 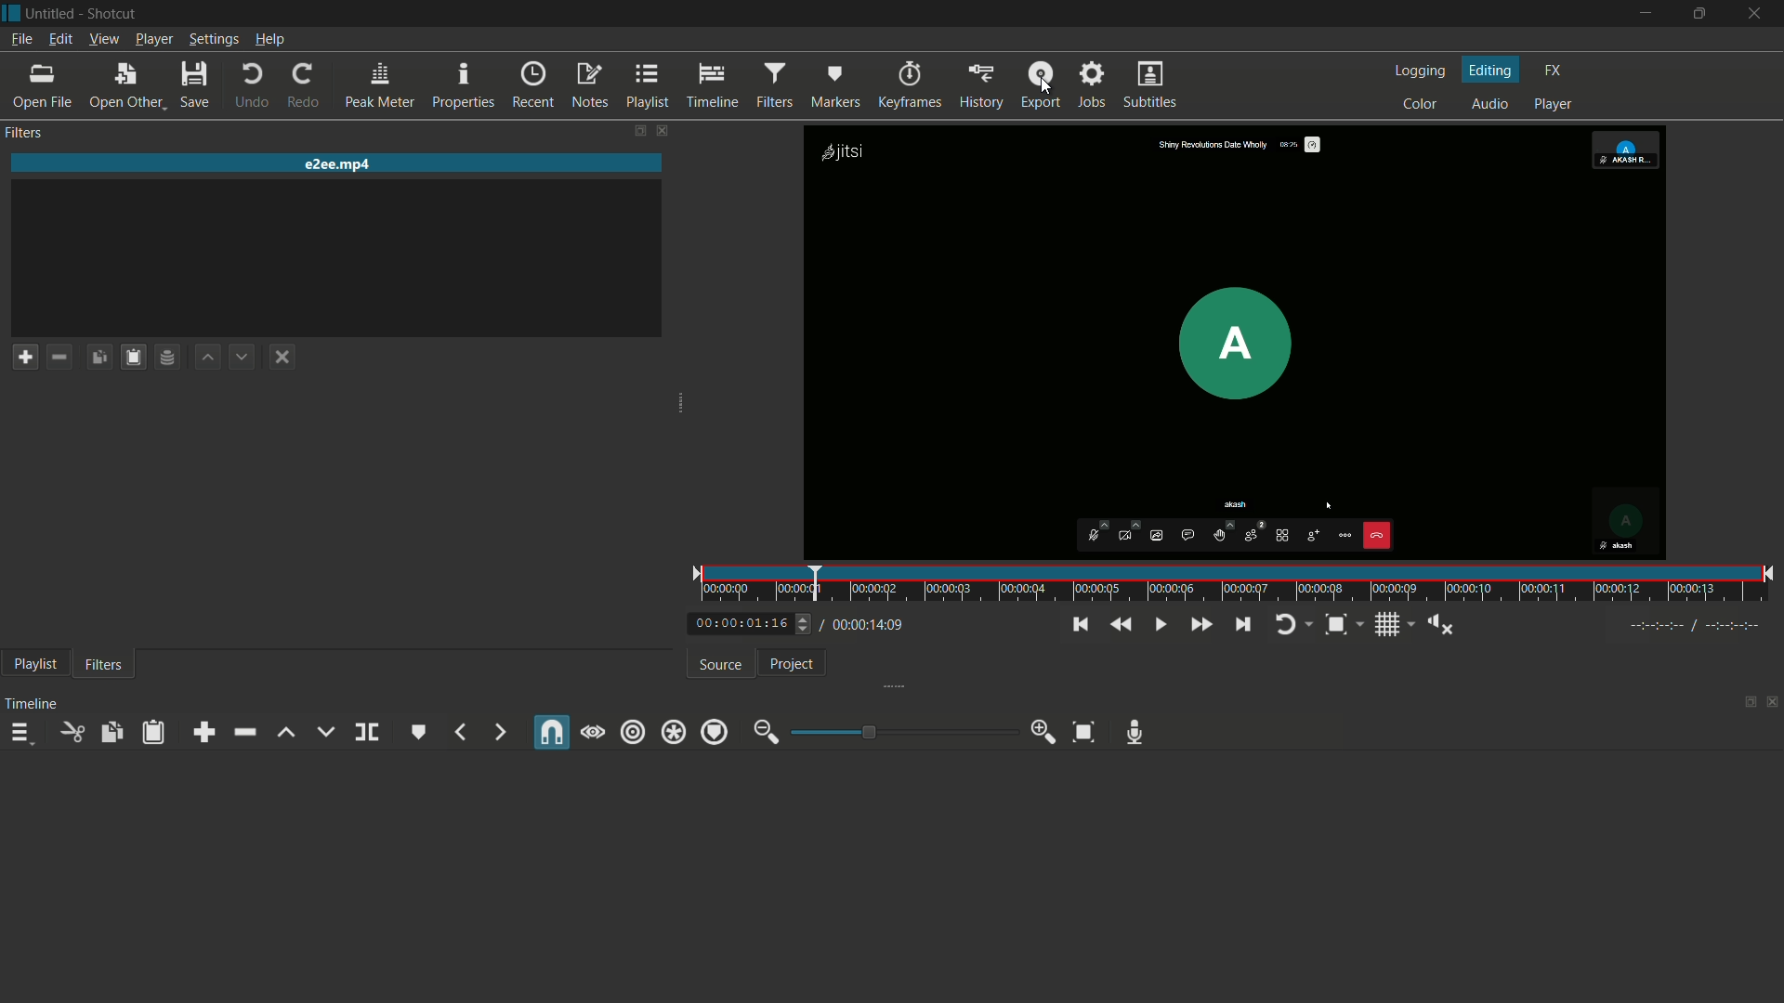 I want to click on append, so click(x=200, y=732).